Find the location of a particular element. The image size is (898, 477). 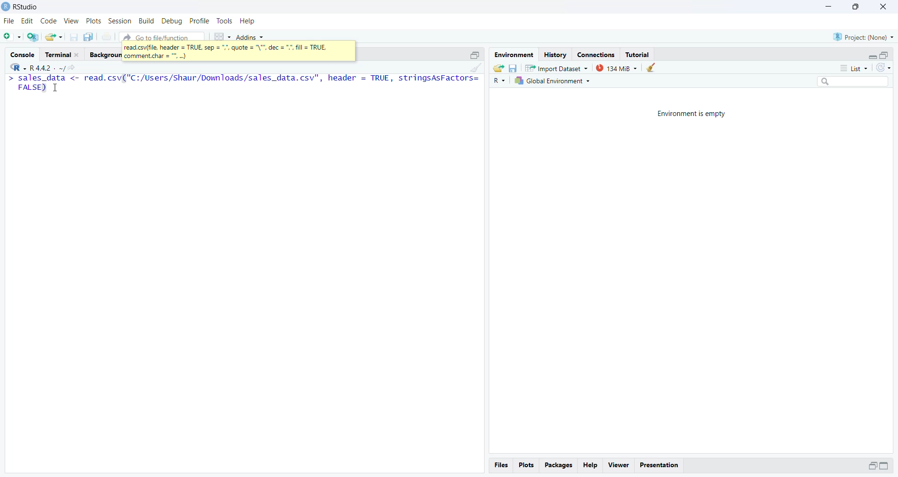

Terminal is located at coordinates (61, 55).